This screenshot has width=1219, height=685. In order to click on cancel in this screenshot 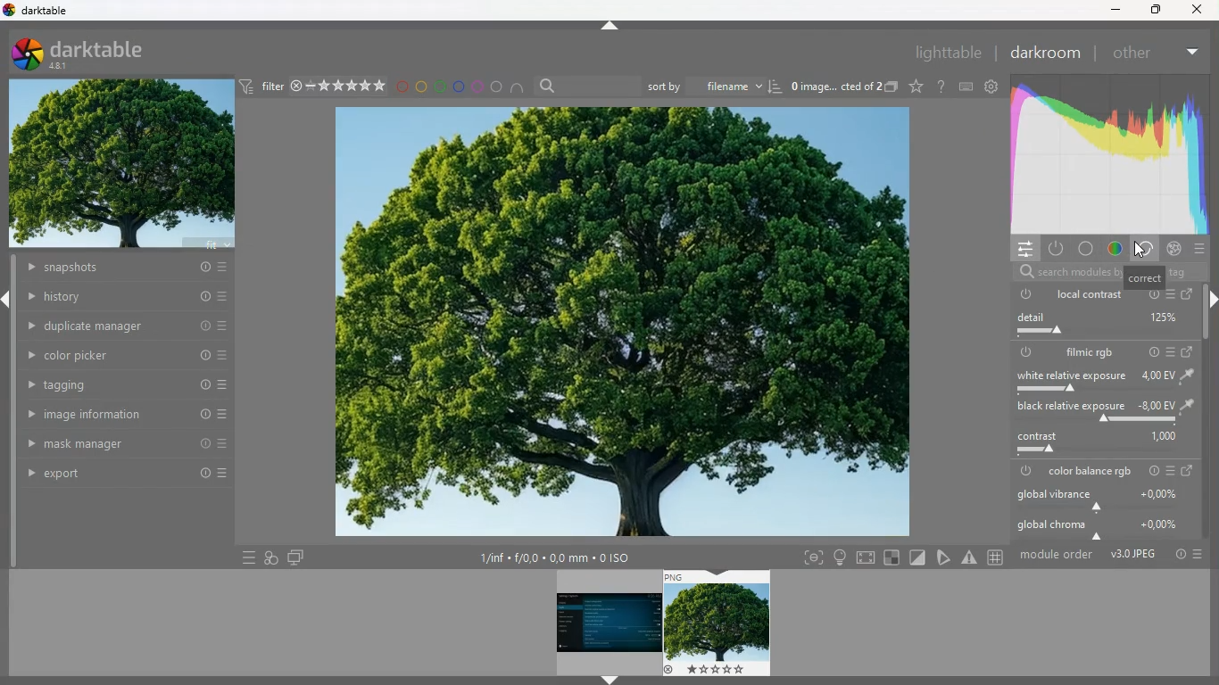, I will do `click(1174, 249)`.